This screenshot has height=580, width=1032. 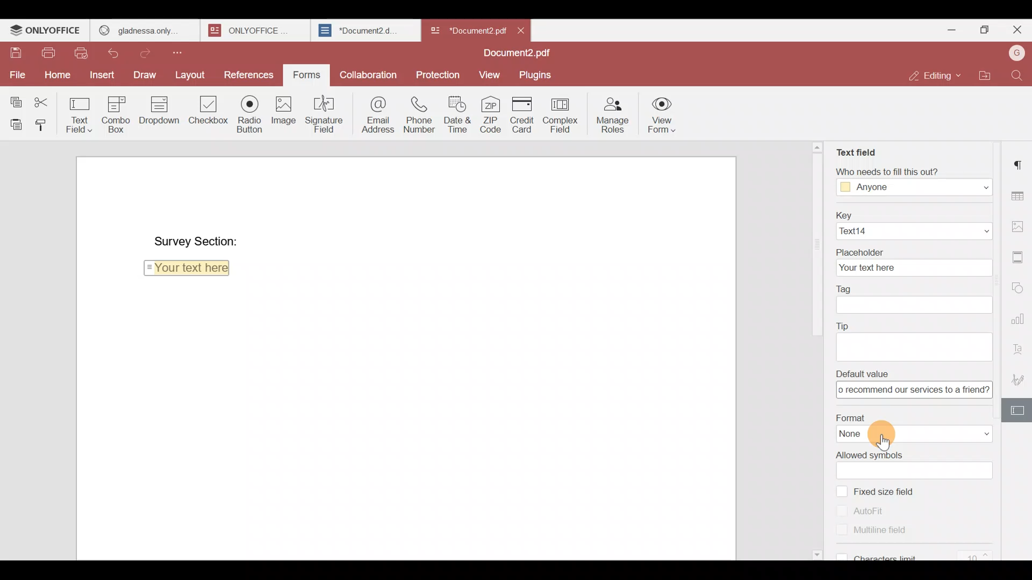 What do you see at coordinates (660, 114) in the screenshot?
I see `View form` at bounding box center [660, 114].